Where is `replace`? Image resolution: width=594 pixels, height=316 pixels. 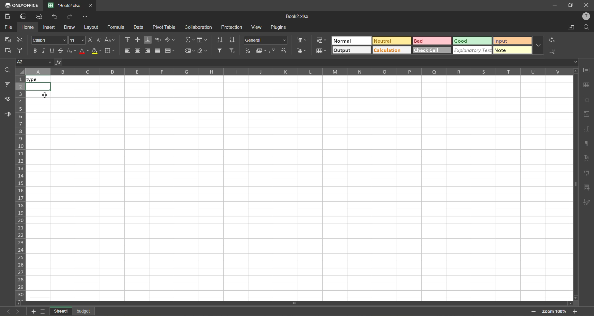
replace is located at coordinates (552, 40).